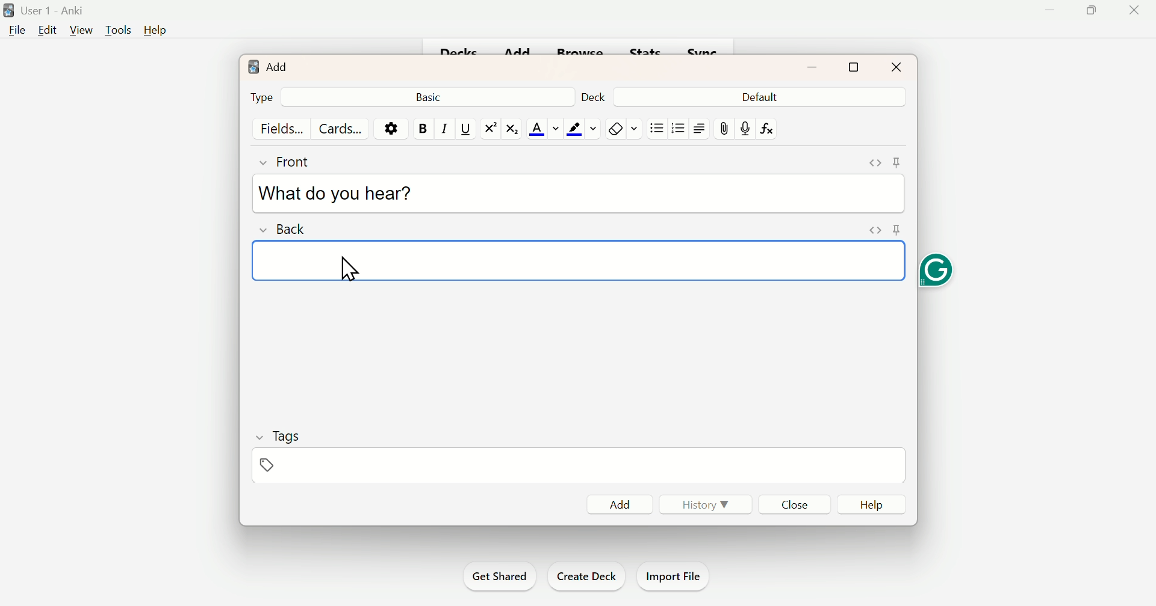 This screenshot has width=1156, height=606. I want to click on Basic, so click(433, 97).